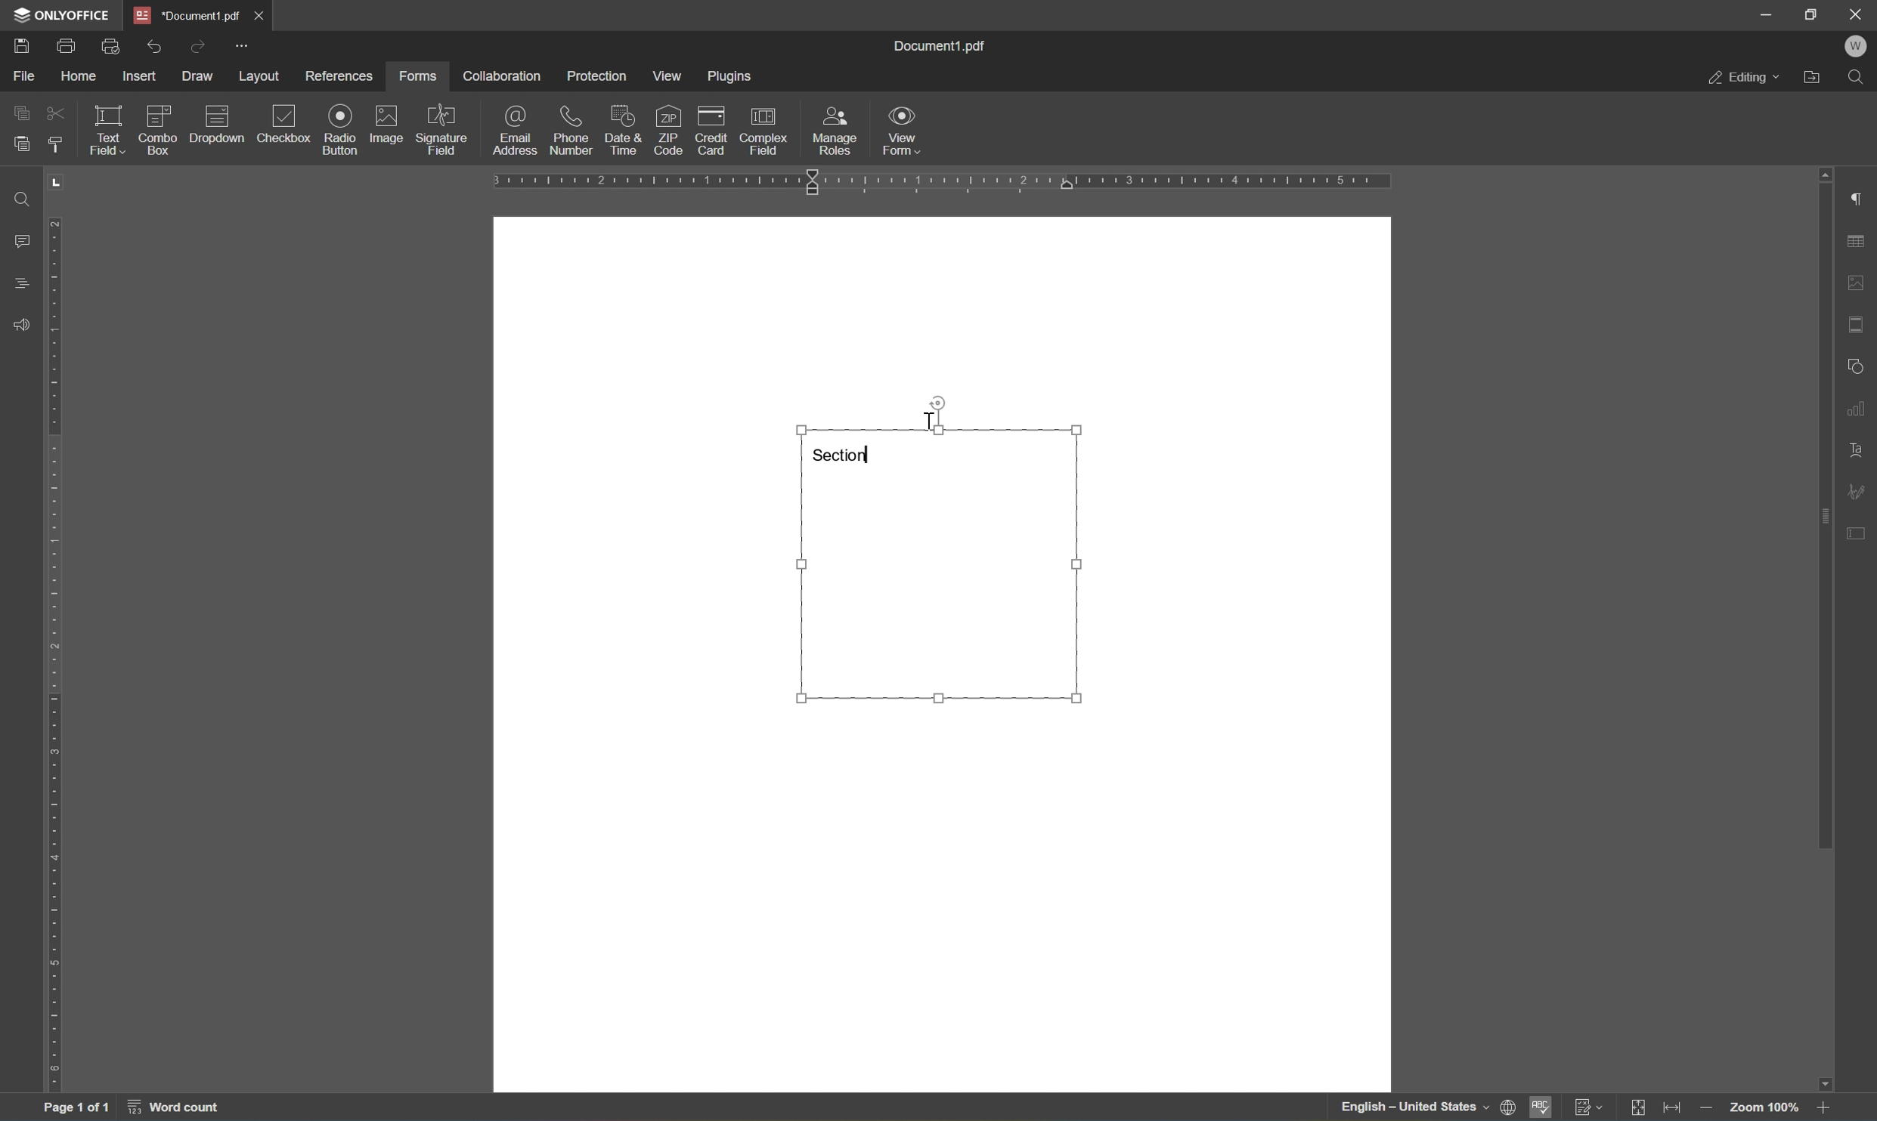 Image resolution: width=1877 pixels, height=1121 pixels. I want to click on text field, so click(104, 128).